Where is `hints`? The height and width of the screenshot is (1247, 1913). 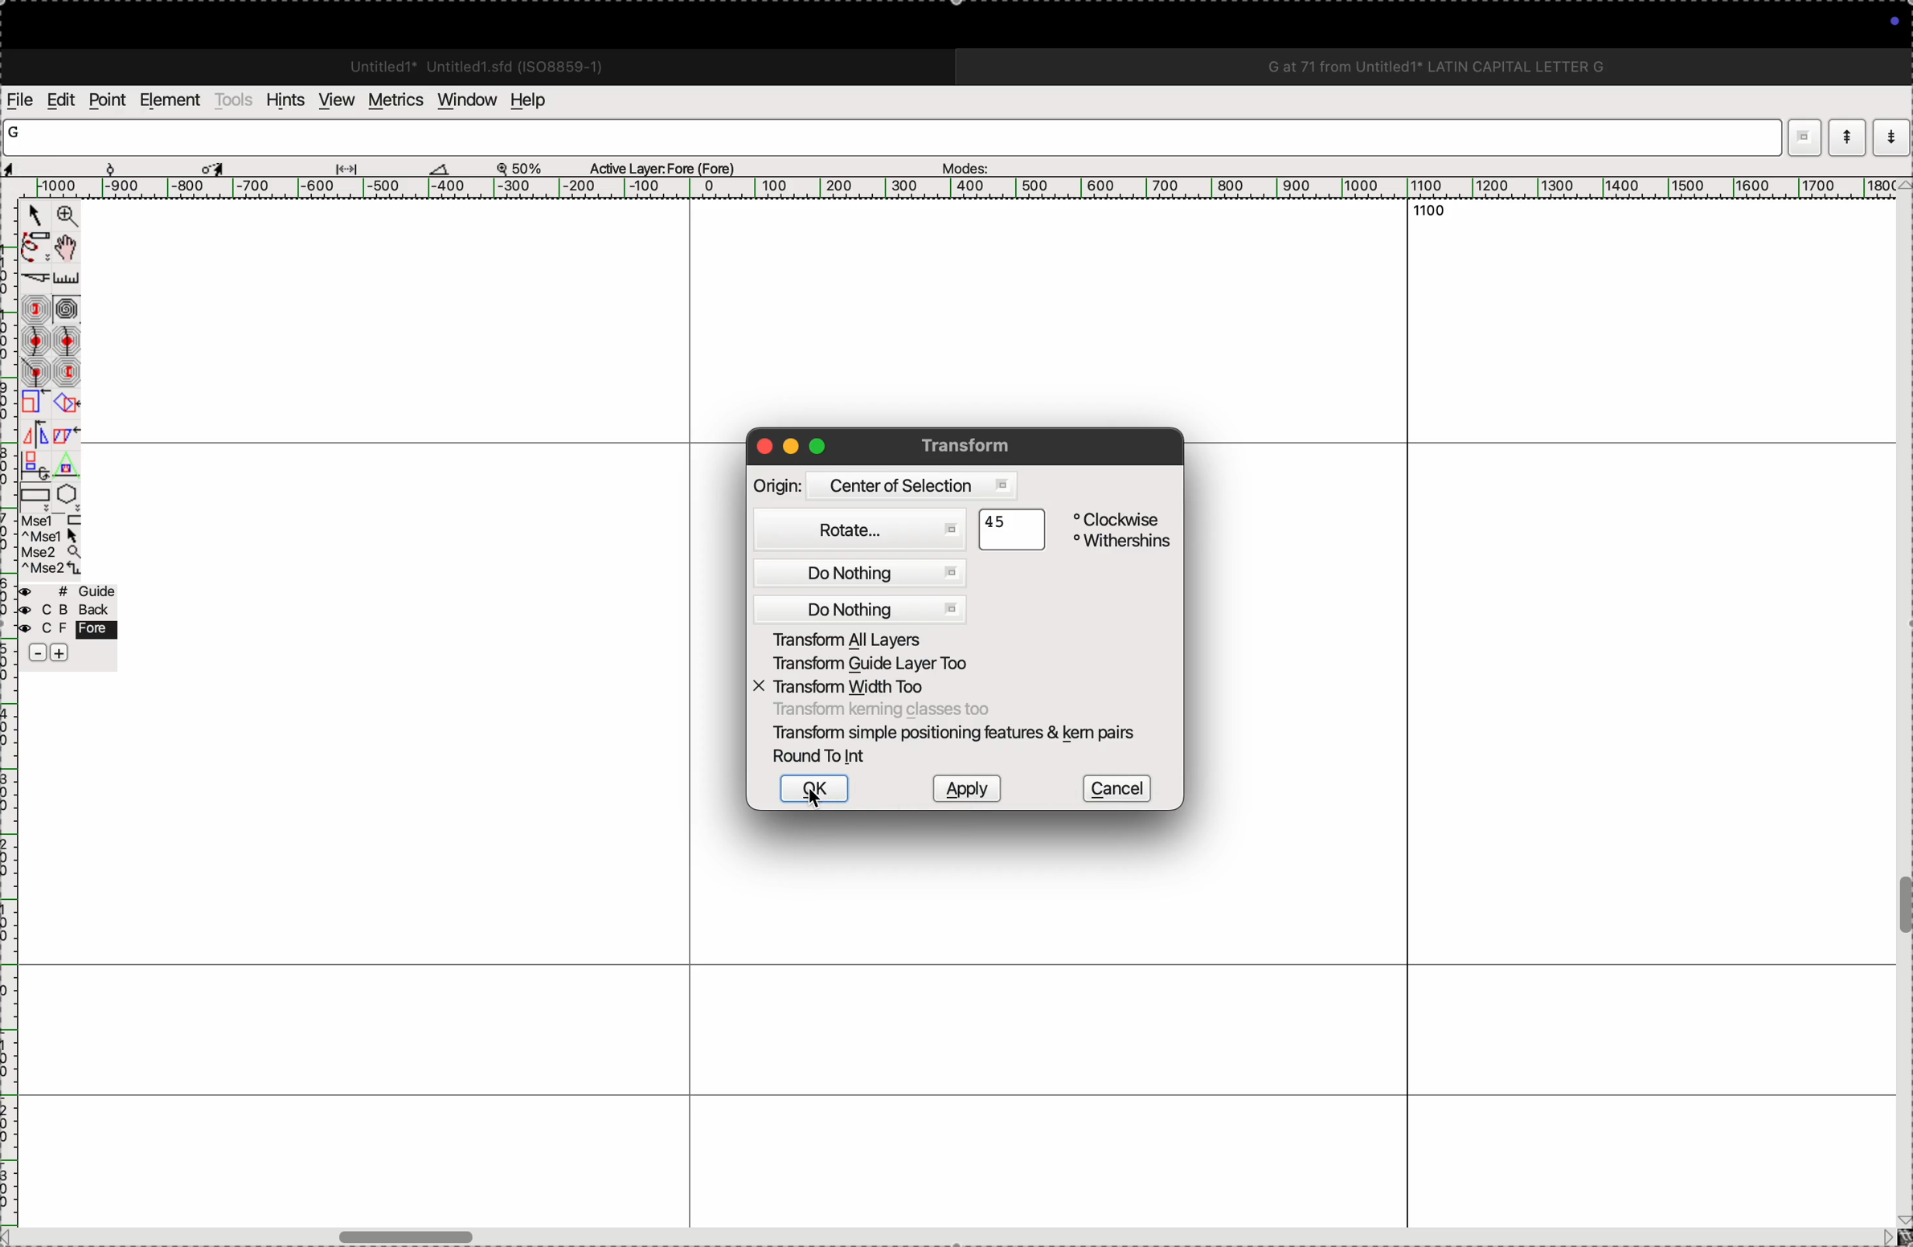 hints is located at coordinates (285, 102).